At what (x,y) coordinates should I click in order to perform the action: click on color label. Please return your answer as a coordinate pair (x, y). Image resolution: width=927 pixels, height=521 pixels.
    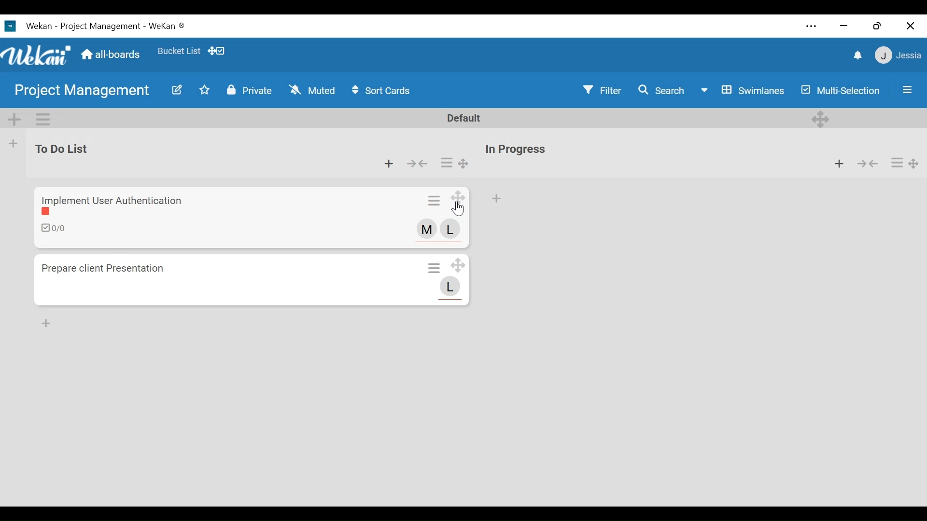
    Looking at the image, I should click on (46, 213).